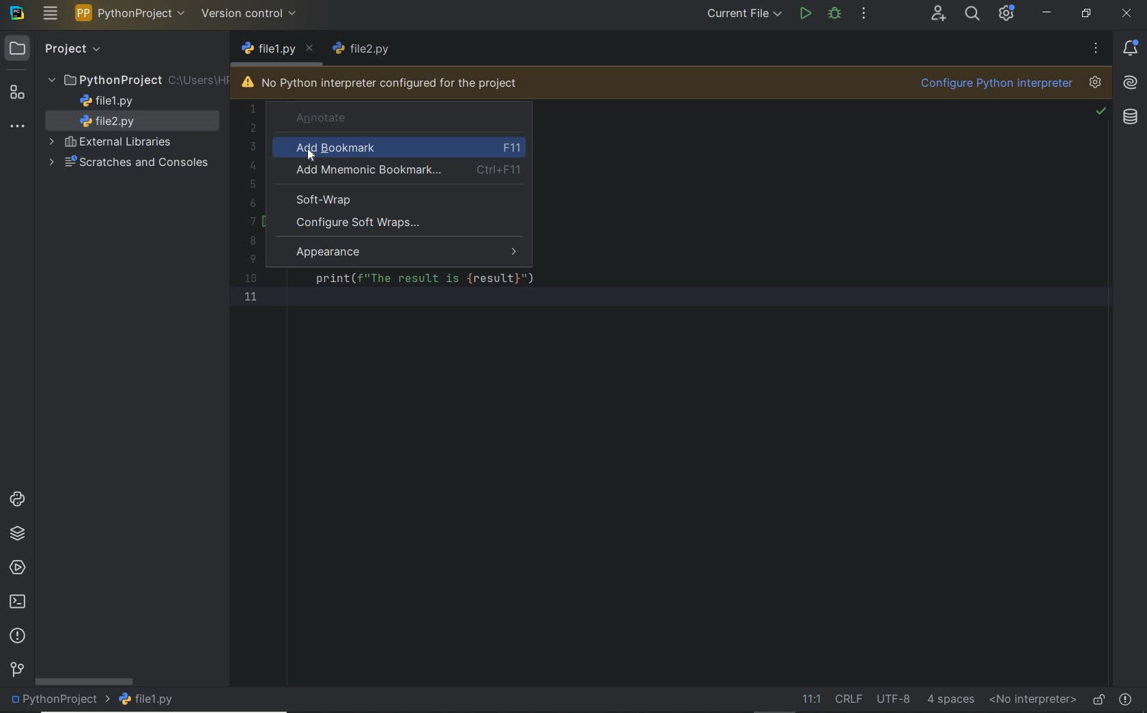 The height and width of the screenshot is (713, 1147). I want to click on print code, so click(427, 279).